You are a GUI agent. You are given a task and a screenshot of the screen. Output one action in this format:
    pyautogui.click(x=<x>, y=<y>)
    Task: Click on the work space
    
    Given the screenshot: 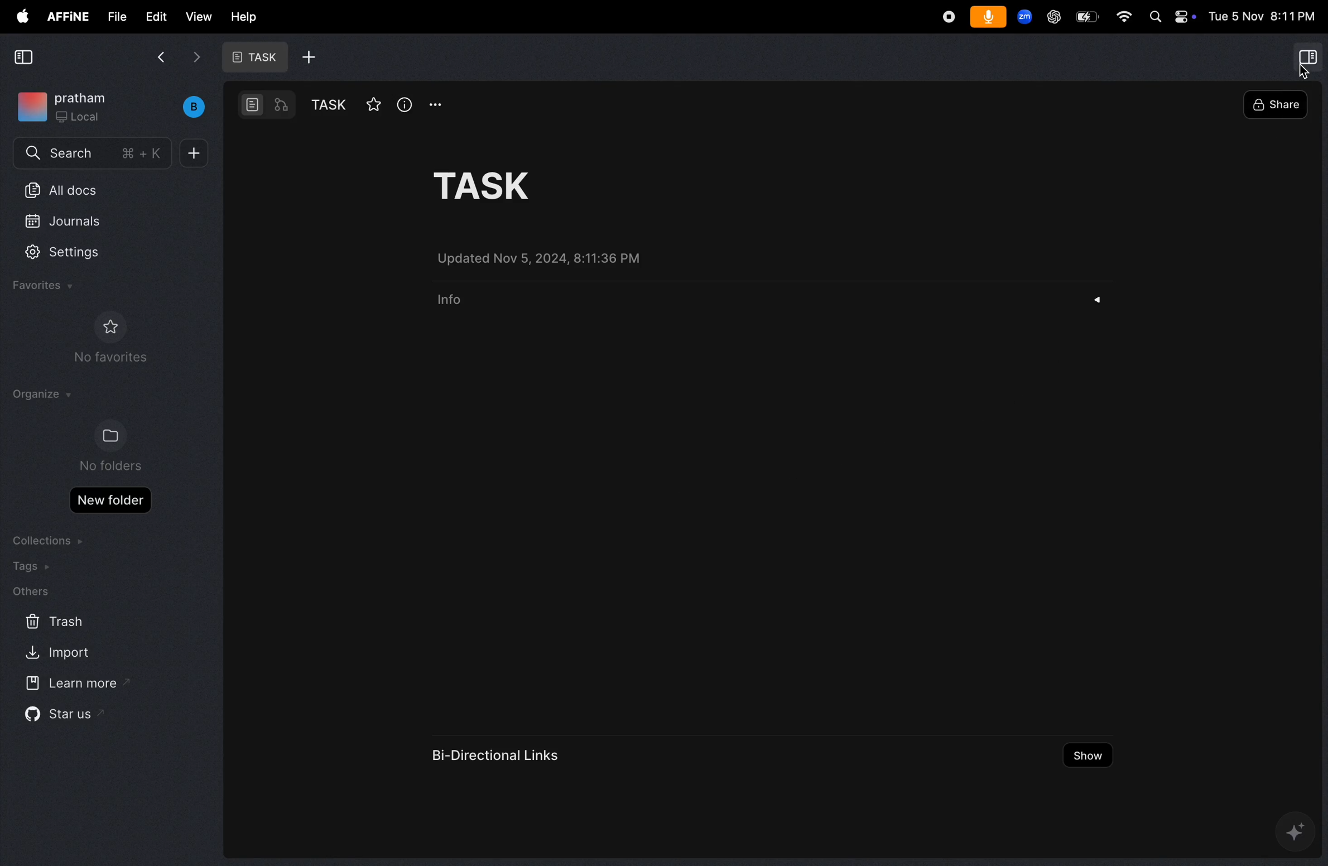 What is the action you would take?
    pyautogui.click(x=113, y=107)
    